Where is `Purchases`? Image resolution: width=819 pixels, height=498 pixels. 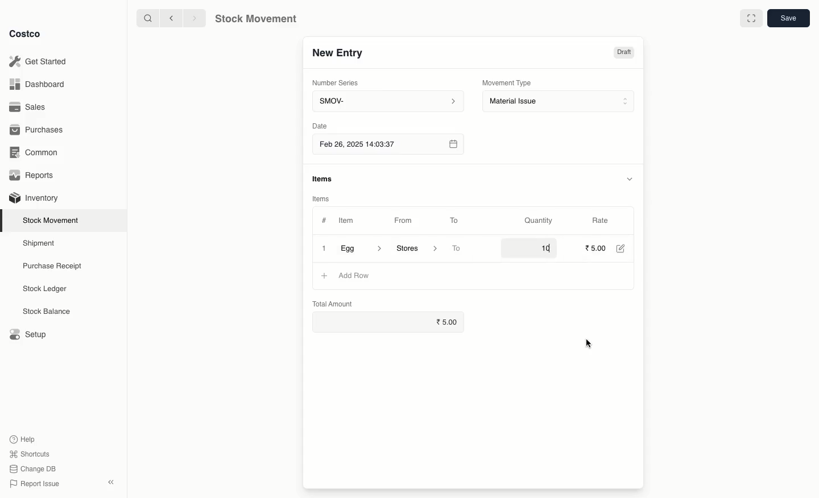
Purchases is located at coordinates (39, 131).